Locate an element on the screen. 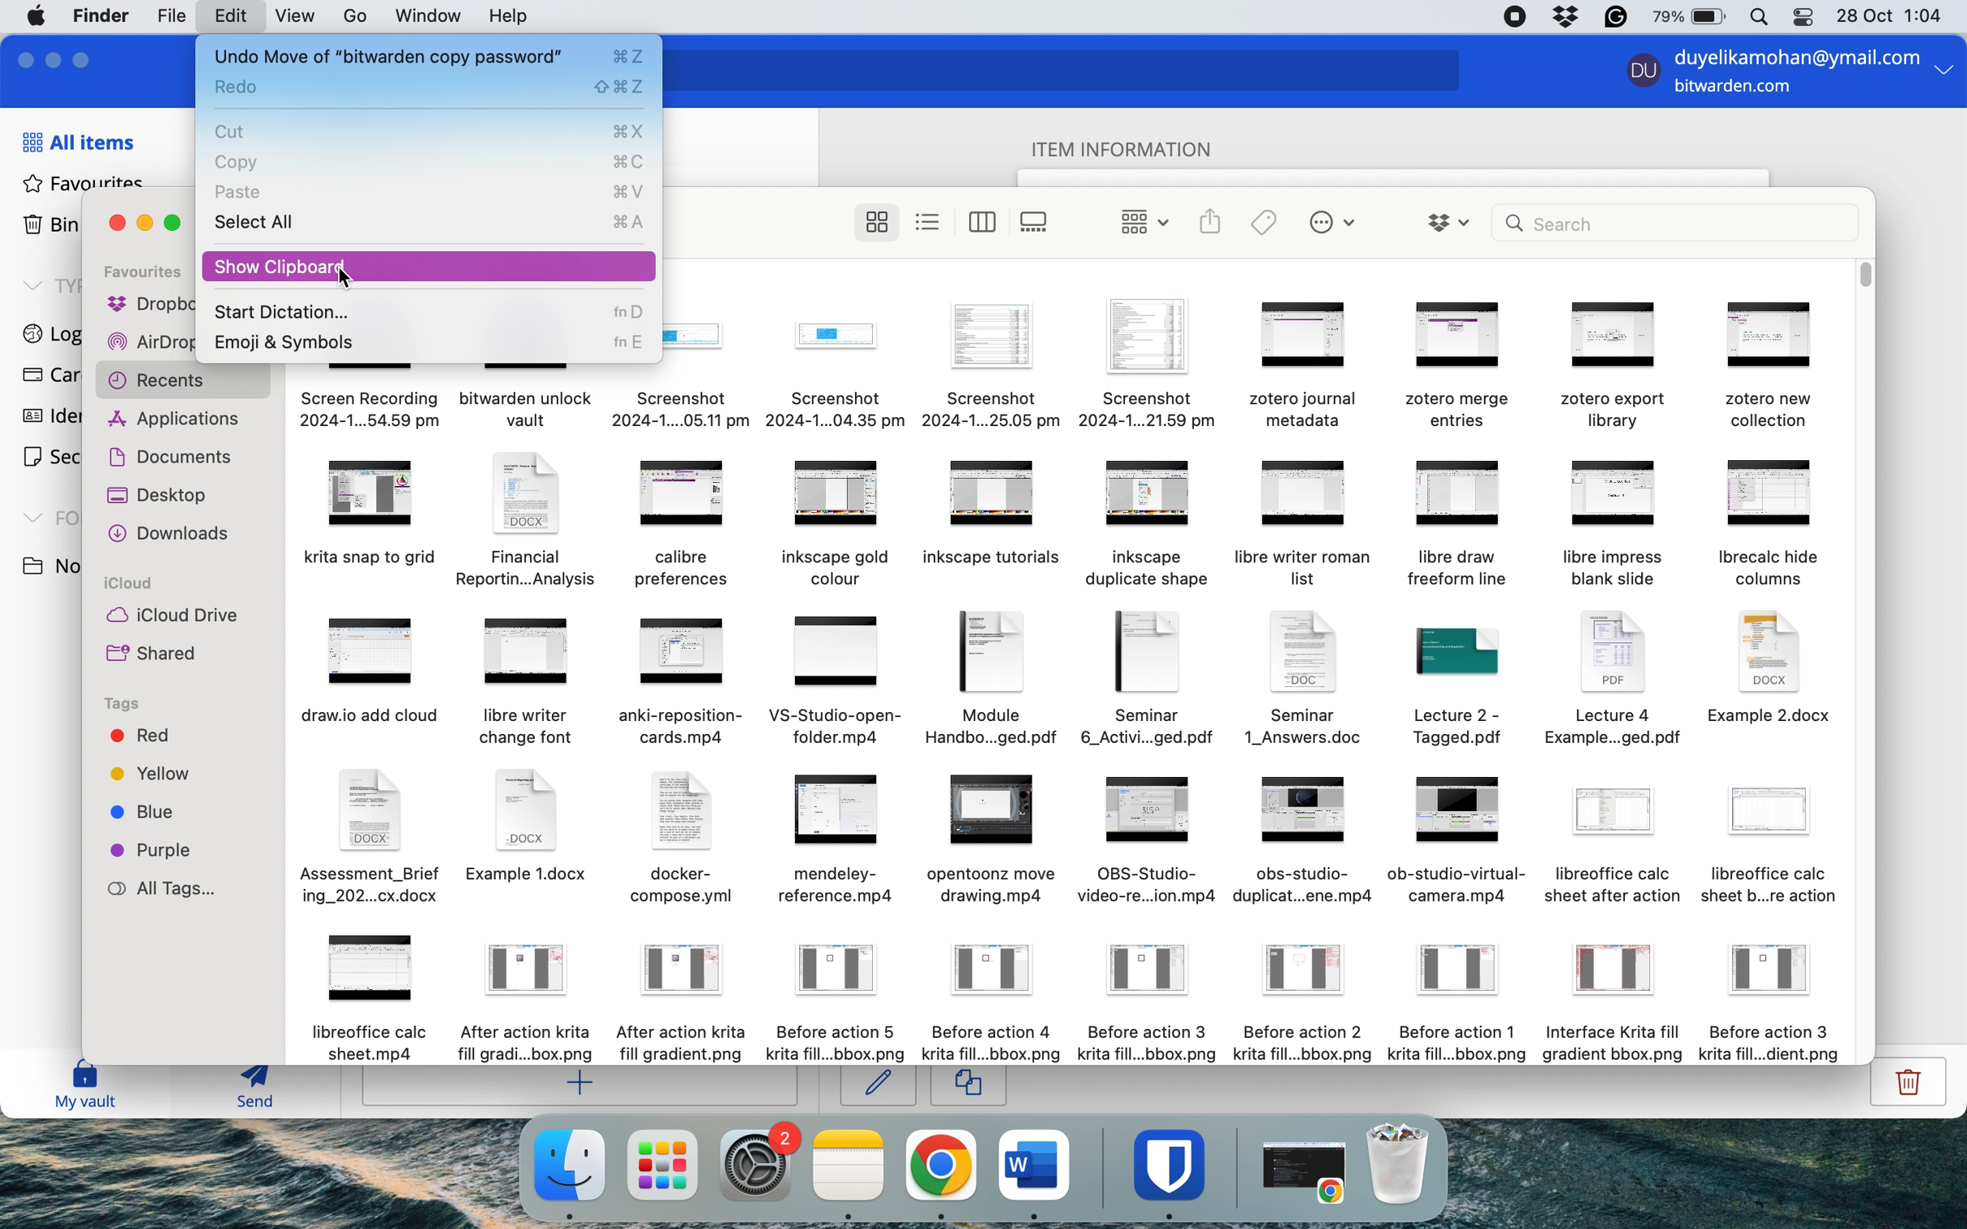  emoji and symbols is located at coordinates (432, 347).